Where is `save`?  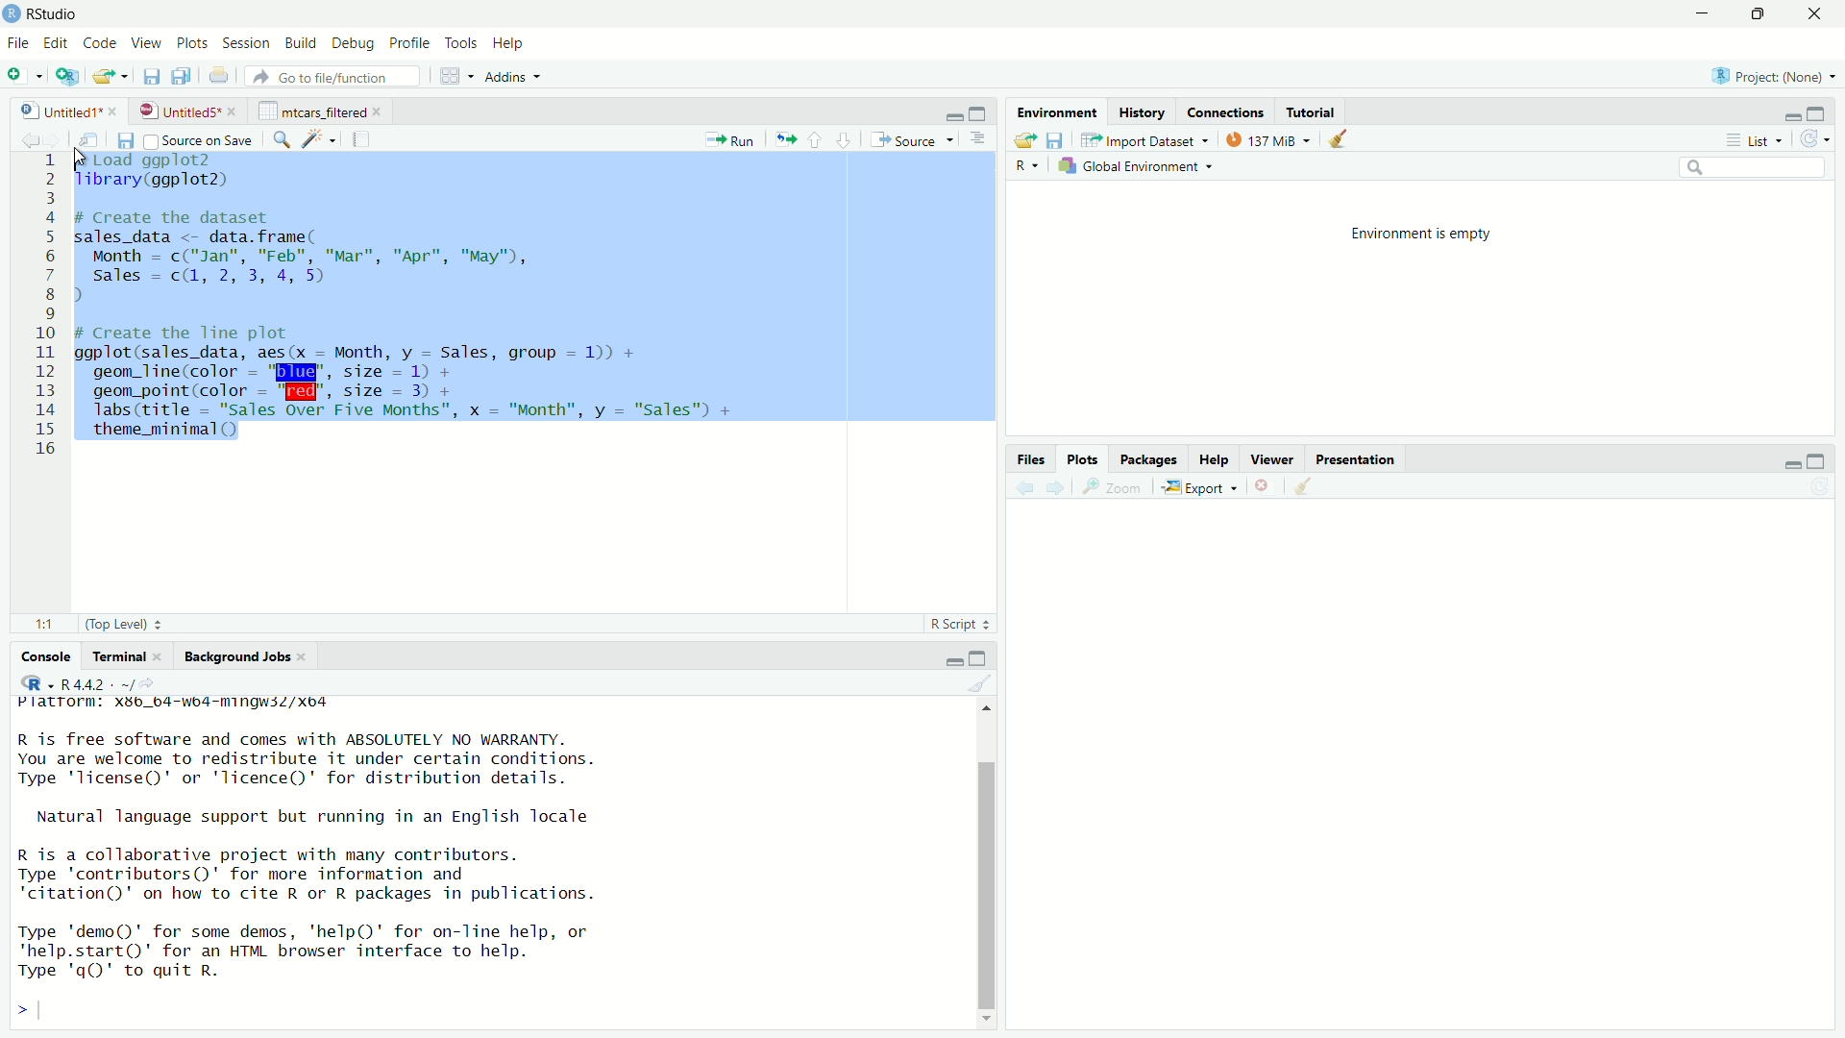
save is located at coordinates (153, 78).